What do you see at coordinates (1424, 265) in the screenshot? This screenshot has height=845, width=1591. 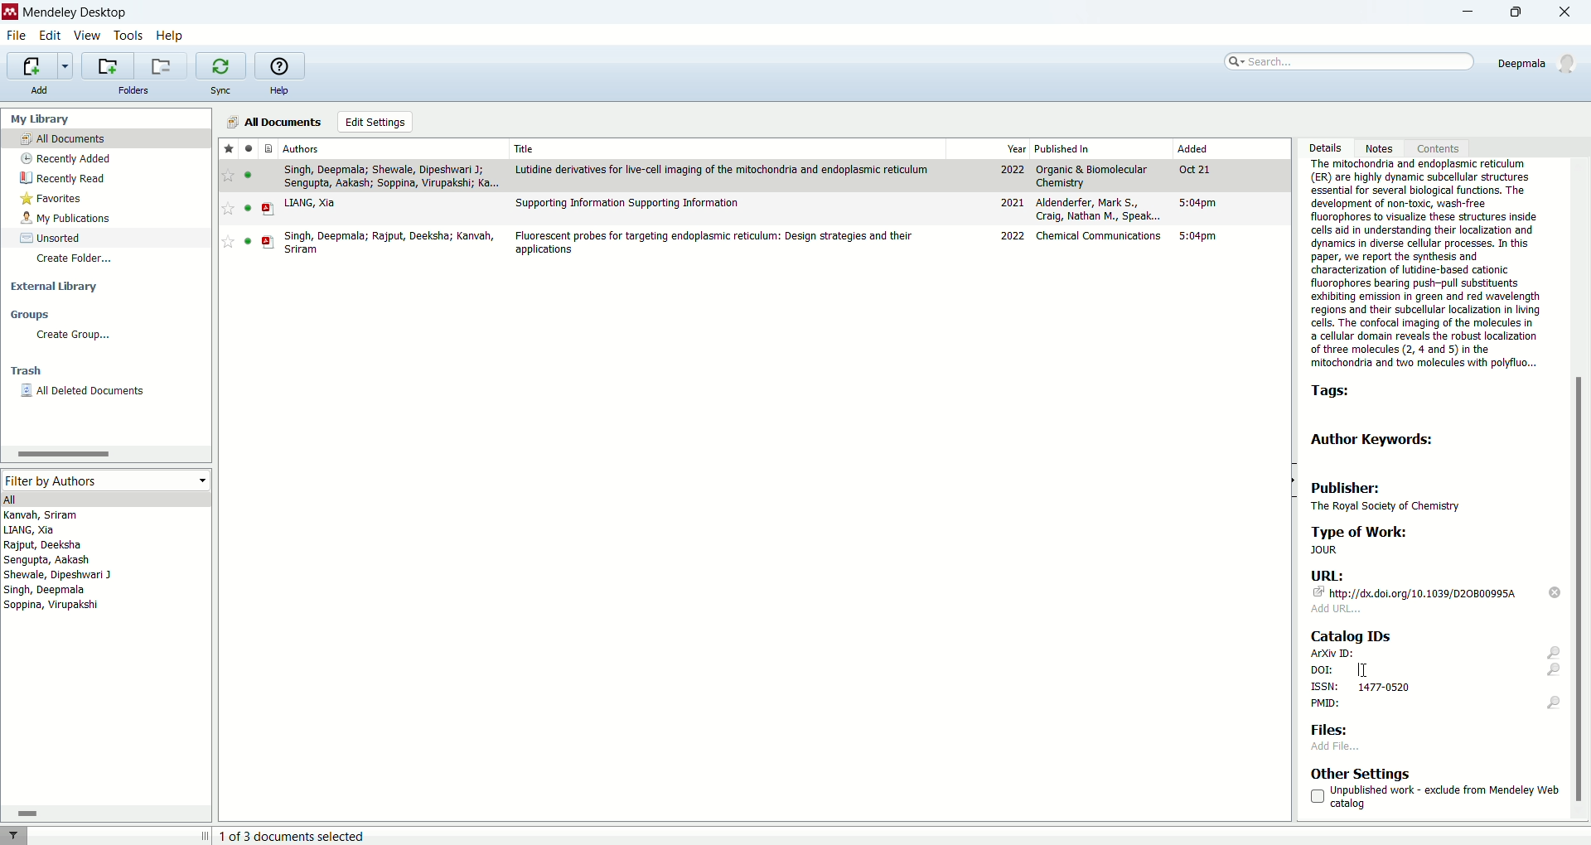 I see `Abstract:The mitochondria and endoplasmic reticulum(ER) are highly dynamic subcellular structures essential for several biological functions. The development of non-toxic, wash-free fluorophores to visualize these structures inside cells aid in understanding their localization and dynamics in diverse cellular processes. In this paper, we report the synthesis and characterization of lutidine-based cationic fluorophores bearing push-pull substituents exhibiting emission in green and red wavelength regions and their subcellular localization in living cells. The confocal imaging of the molecules in a cellular domain reveals the robust localization of three molecules (2, 4 and 5) in the mitochondria and two molecules with polyfluo` at bounding box center [1424, 265].